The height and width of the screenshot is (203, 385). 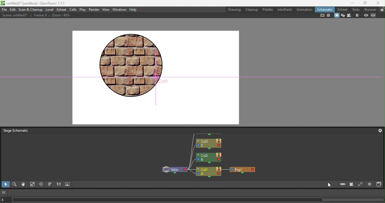 I want to click on File, so click(x=4, y=10).